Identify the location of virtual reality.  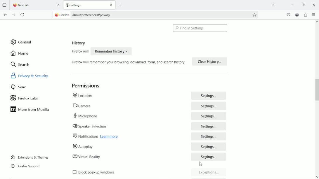
(116, 157).